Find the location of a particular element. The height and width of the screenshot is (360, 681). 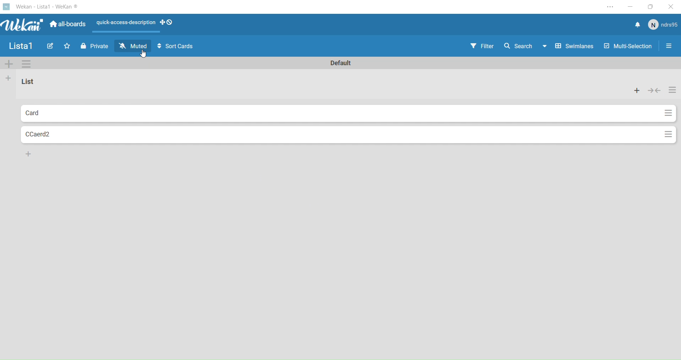

Edit is located at coordinates (50, 46).